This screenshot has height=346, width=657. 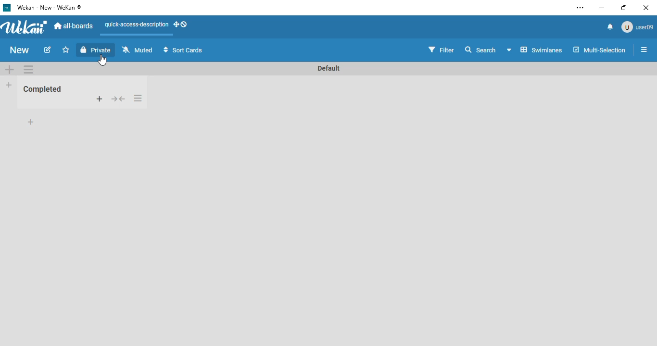 I want to click on private, so click(x=96, y=50).